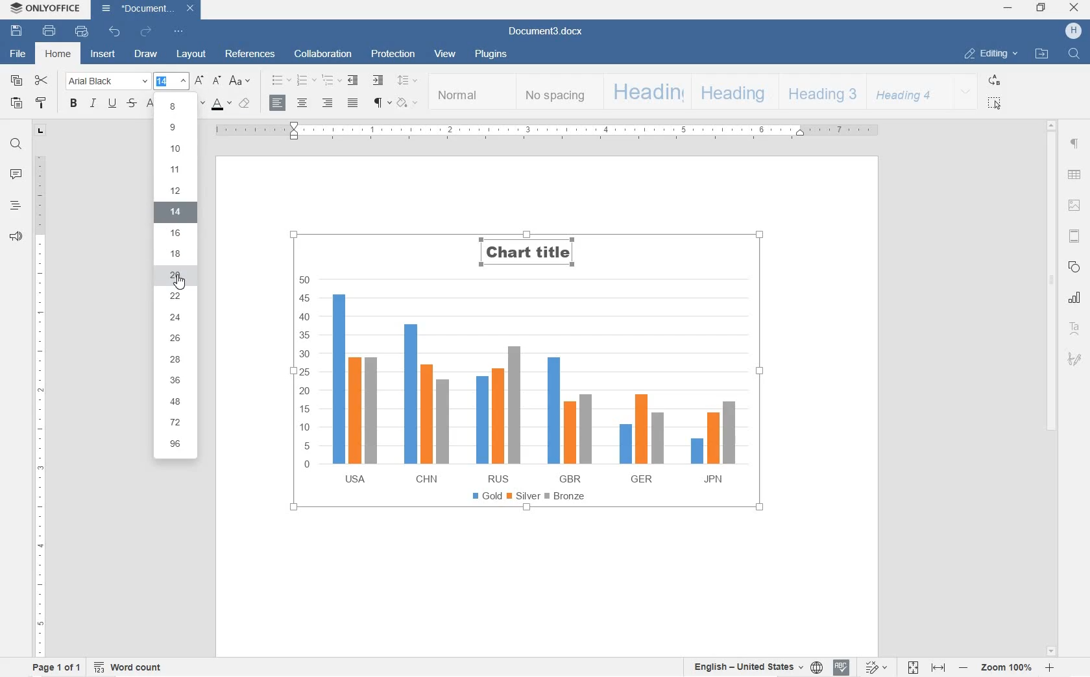 The image size is (1090, 677). I want to click on COMMENT, so click(16, 174).